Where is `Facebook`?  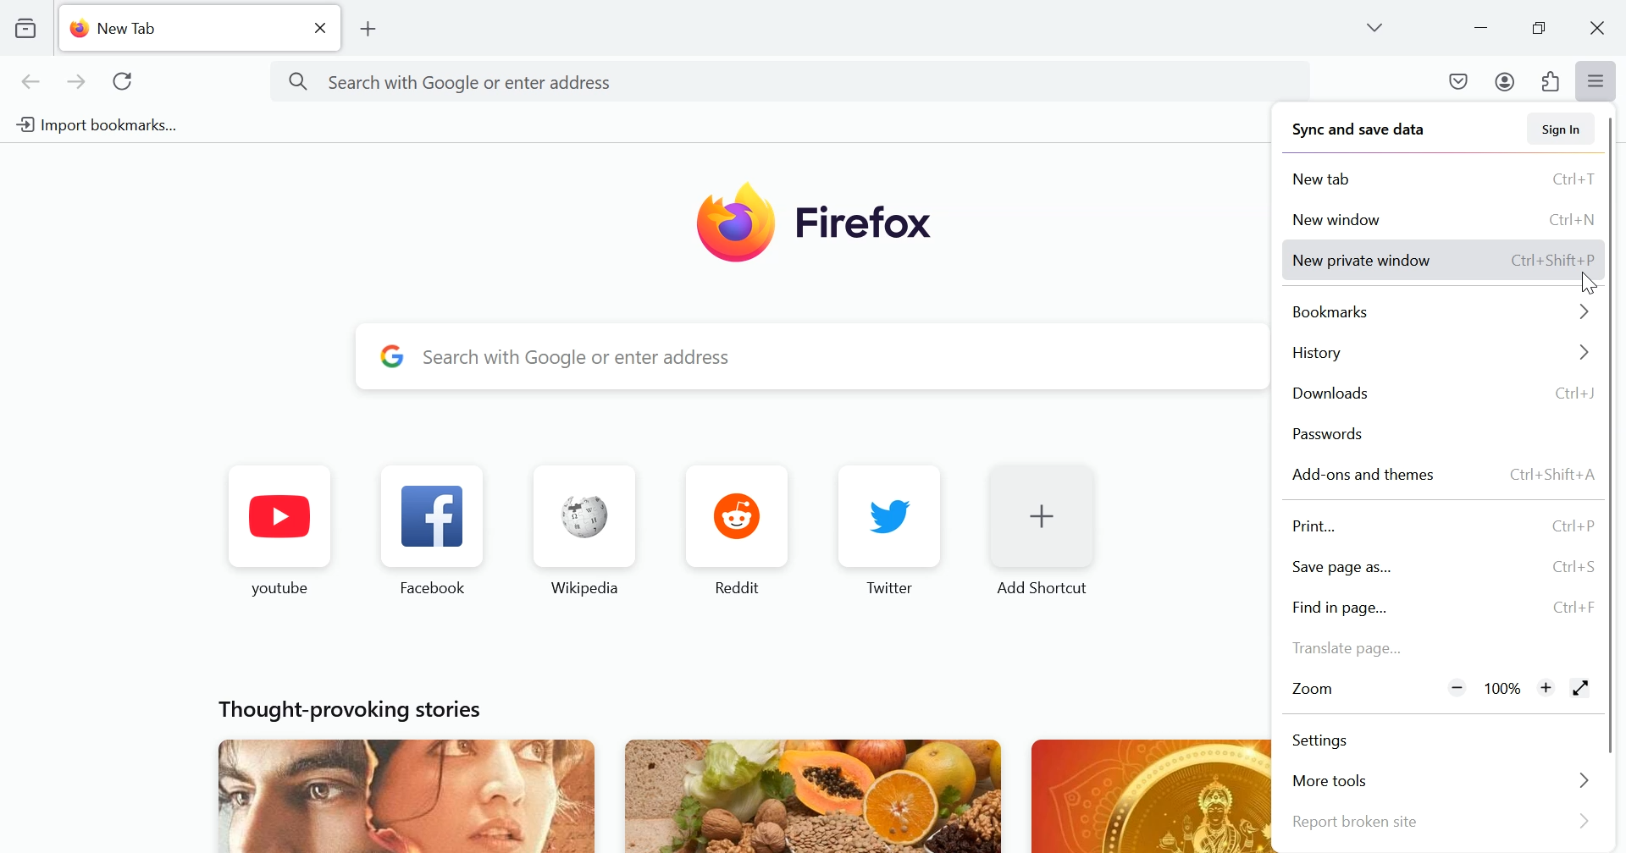 Facebook is located at coordinates (436, 529).